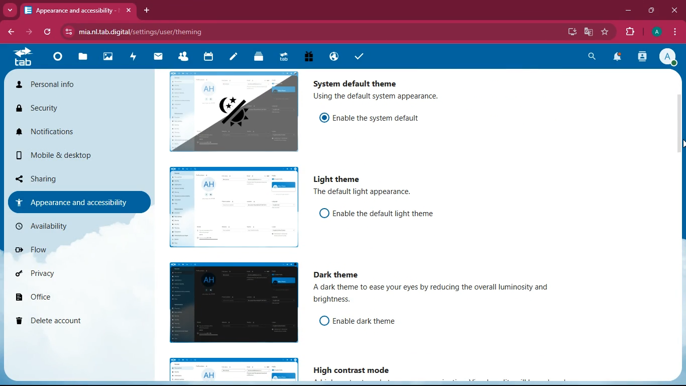 This screenshot has height=386, width=686. What do you see at coordinates (590, 56) in the screenshot?
I see `search` at bounding box center [590, 56].